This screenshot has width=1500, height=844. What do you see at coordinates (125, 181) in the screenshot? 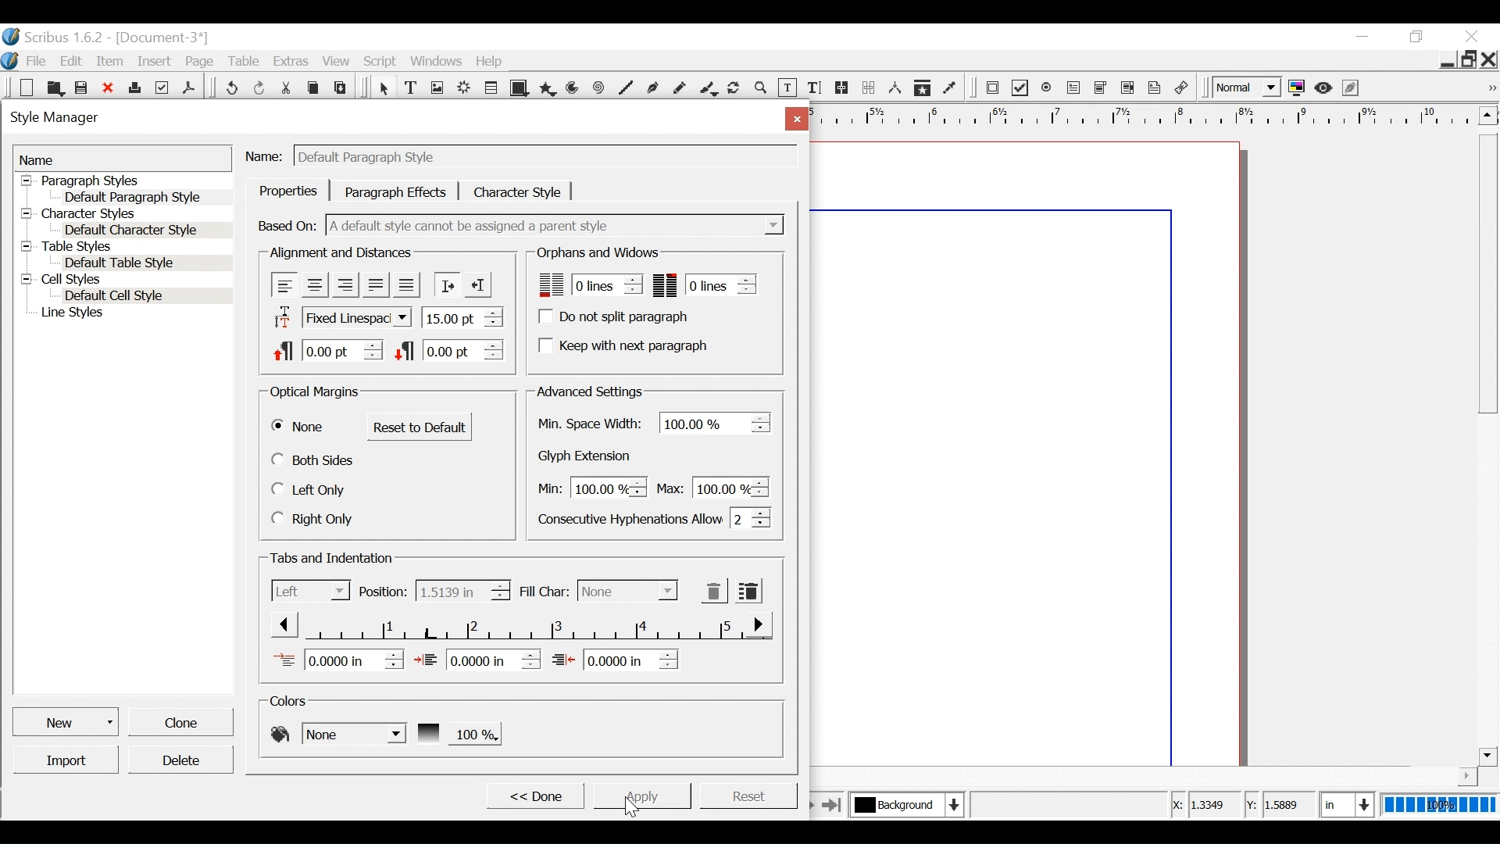
I see `Paragraph styles` at bounding box center [125, 181].